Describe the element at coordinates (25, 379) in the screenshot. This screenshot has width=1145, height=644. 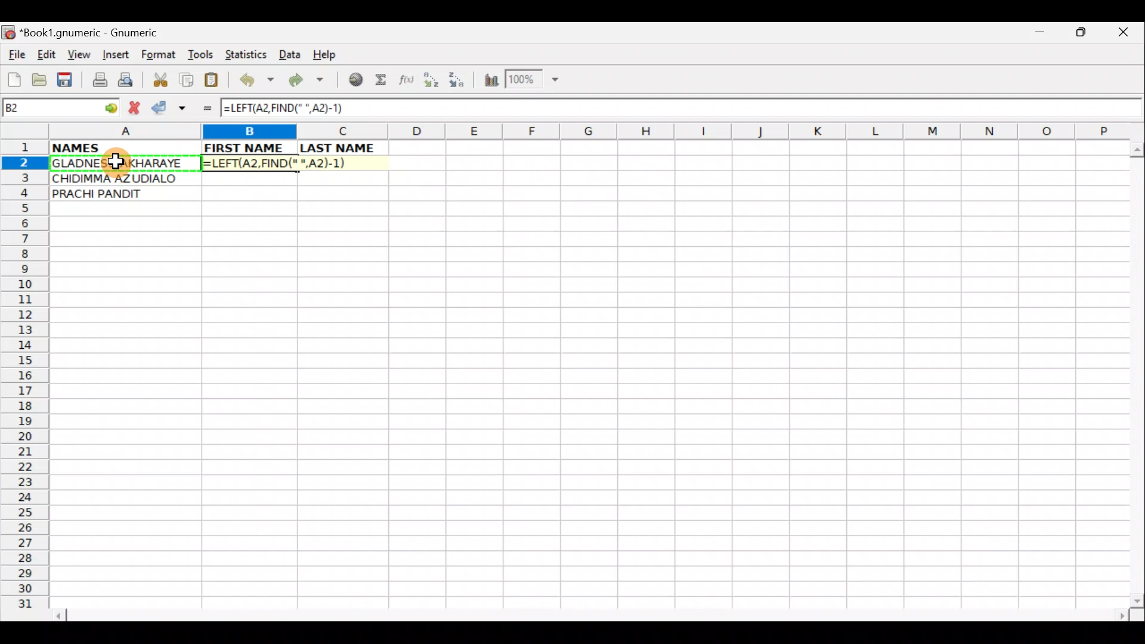
I see `Rows` at that location.